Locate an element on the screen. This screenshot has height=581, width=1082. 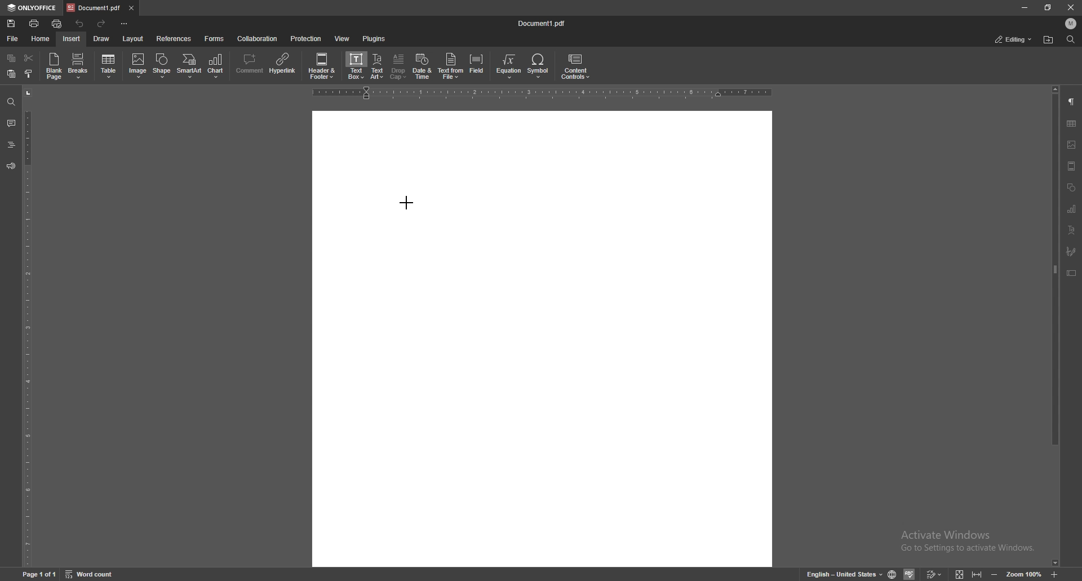
find in folder is located at coordinates (1048, 40).